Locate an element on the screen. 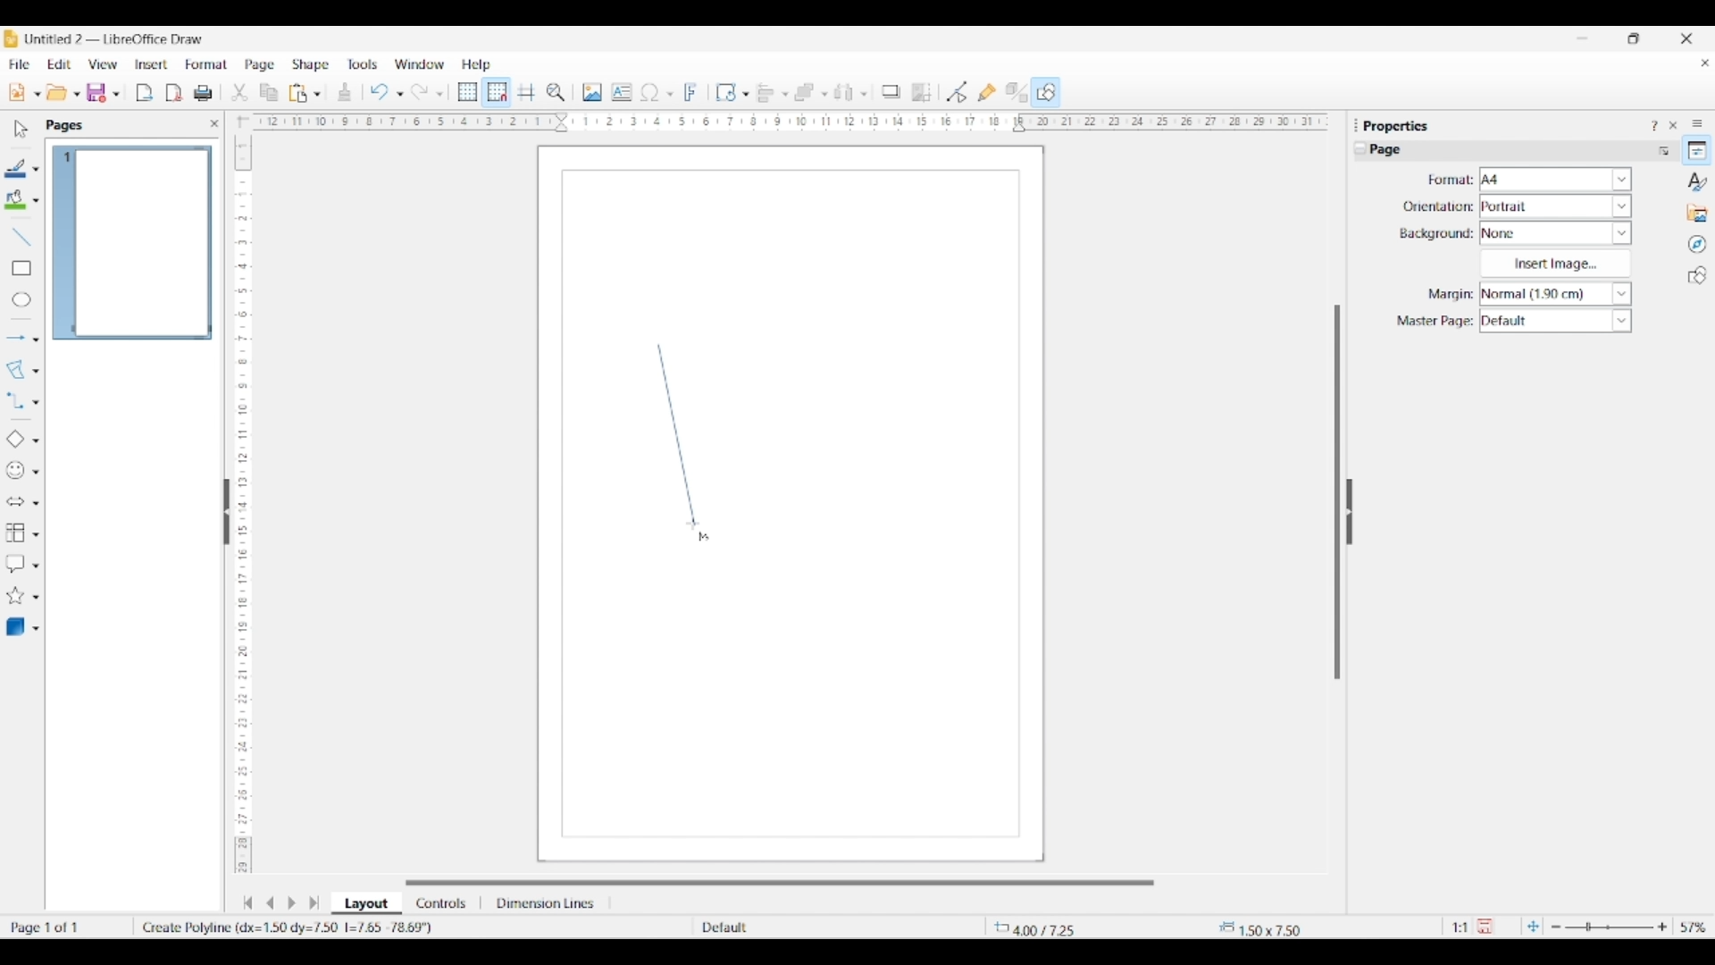 This screenshot has height=965, width=1715. View options is located at coordinates (102, 64).